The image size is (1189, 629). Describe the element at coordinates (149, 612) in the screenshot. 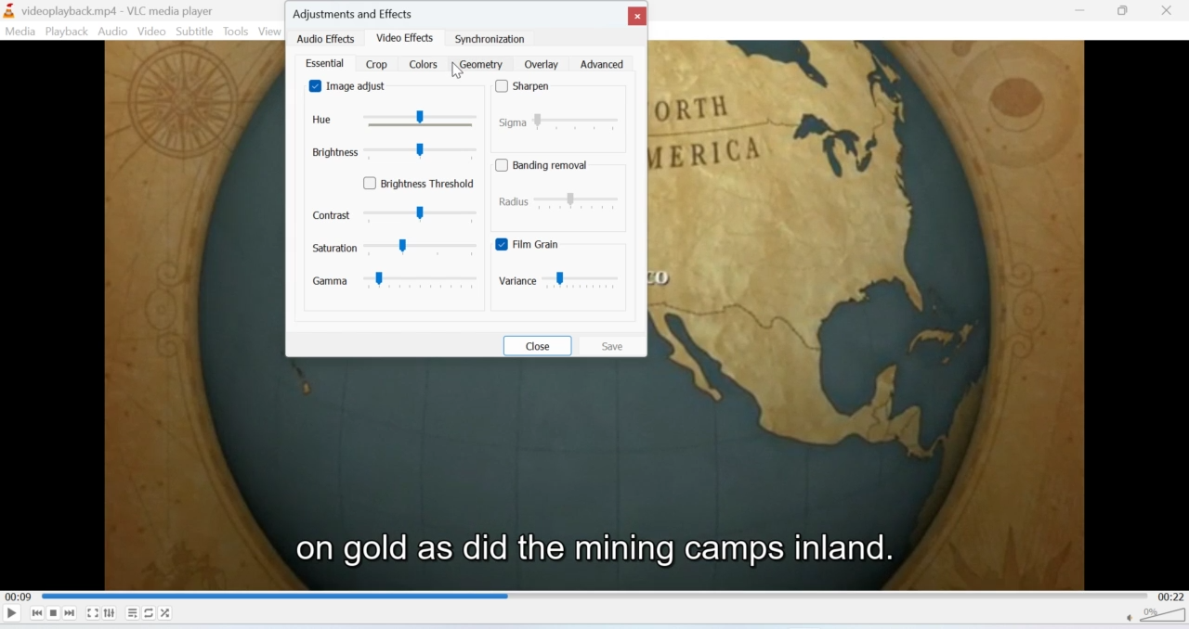

I see `Loop` at that location.